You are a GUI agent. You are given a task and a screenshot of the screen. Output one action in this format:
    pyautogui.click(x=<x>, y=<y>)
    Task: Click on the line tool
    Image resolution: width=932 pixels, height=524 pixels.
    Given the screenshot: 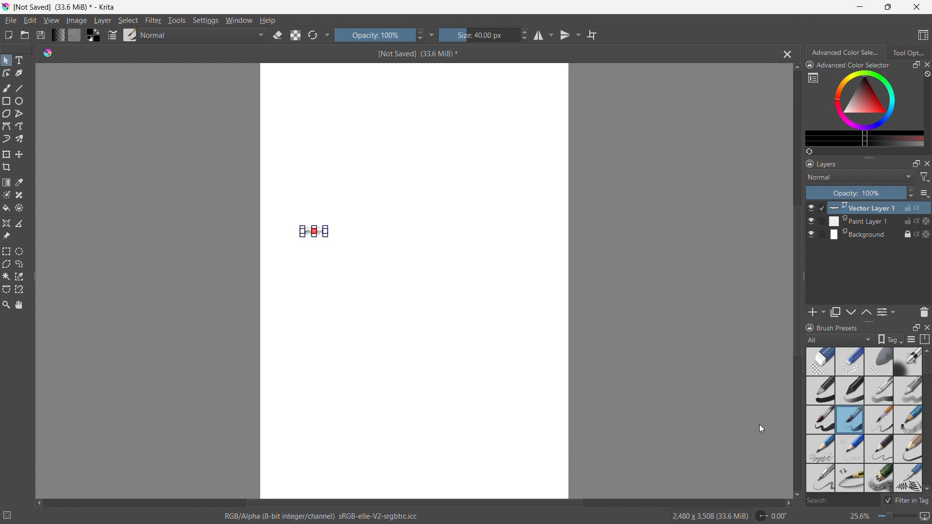 What is the action you would take?
    pyautogui.click(x=20, y=88)
    